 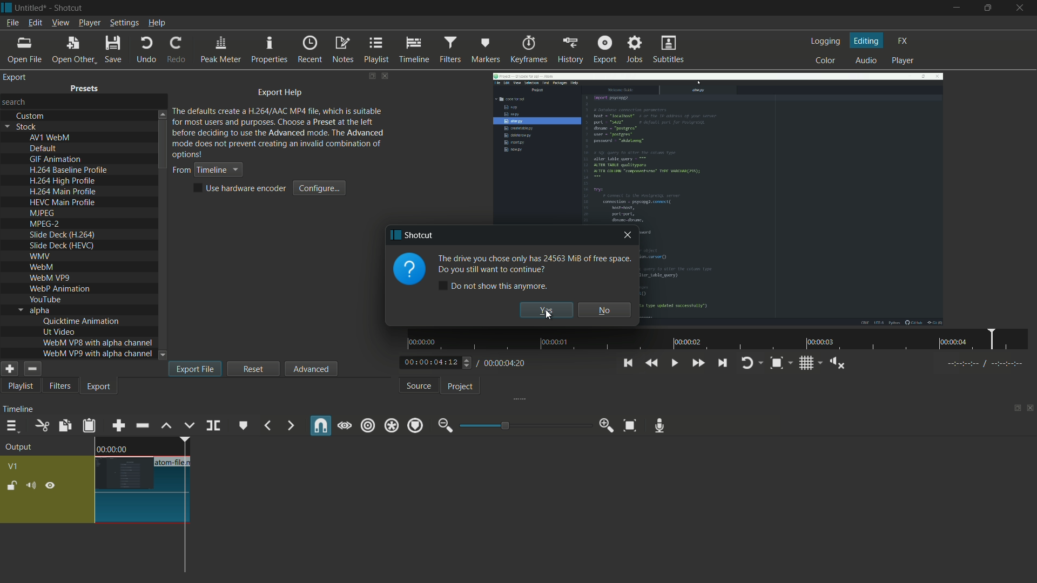 I want to click on app name, so click(x=67, y=8).